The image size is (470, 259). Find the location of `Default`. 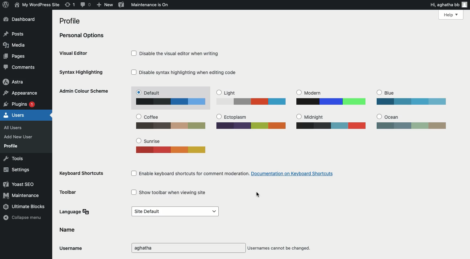

Default is located at coordinates (172, 98).